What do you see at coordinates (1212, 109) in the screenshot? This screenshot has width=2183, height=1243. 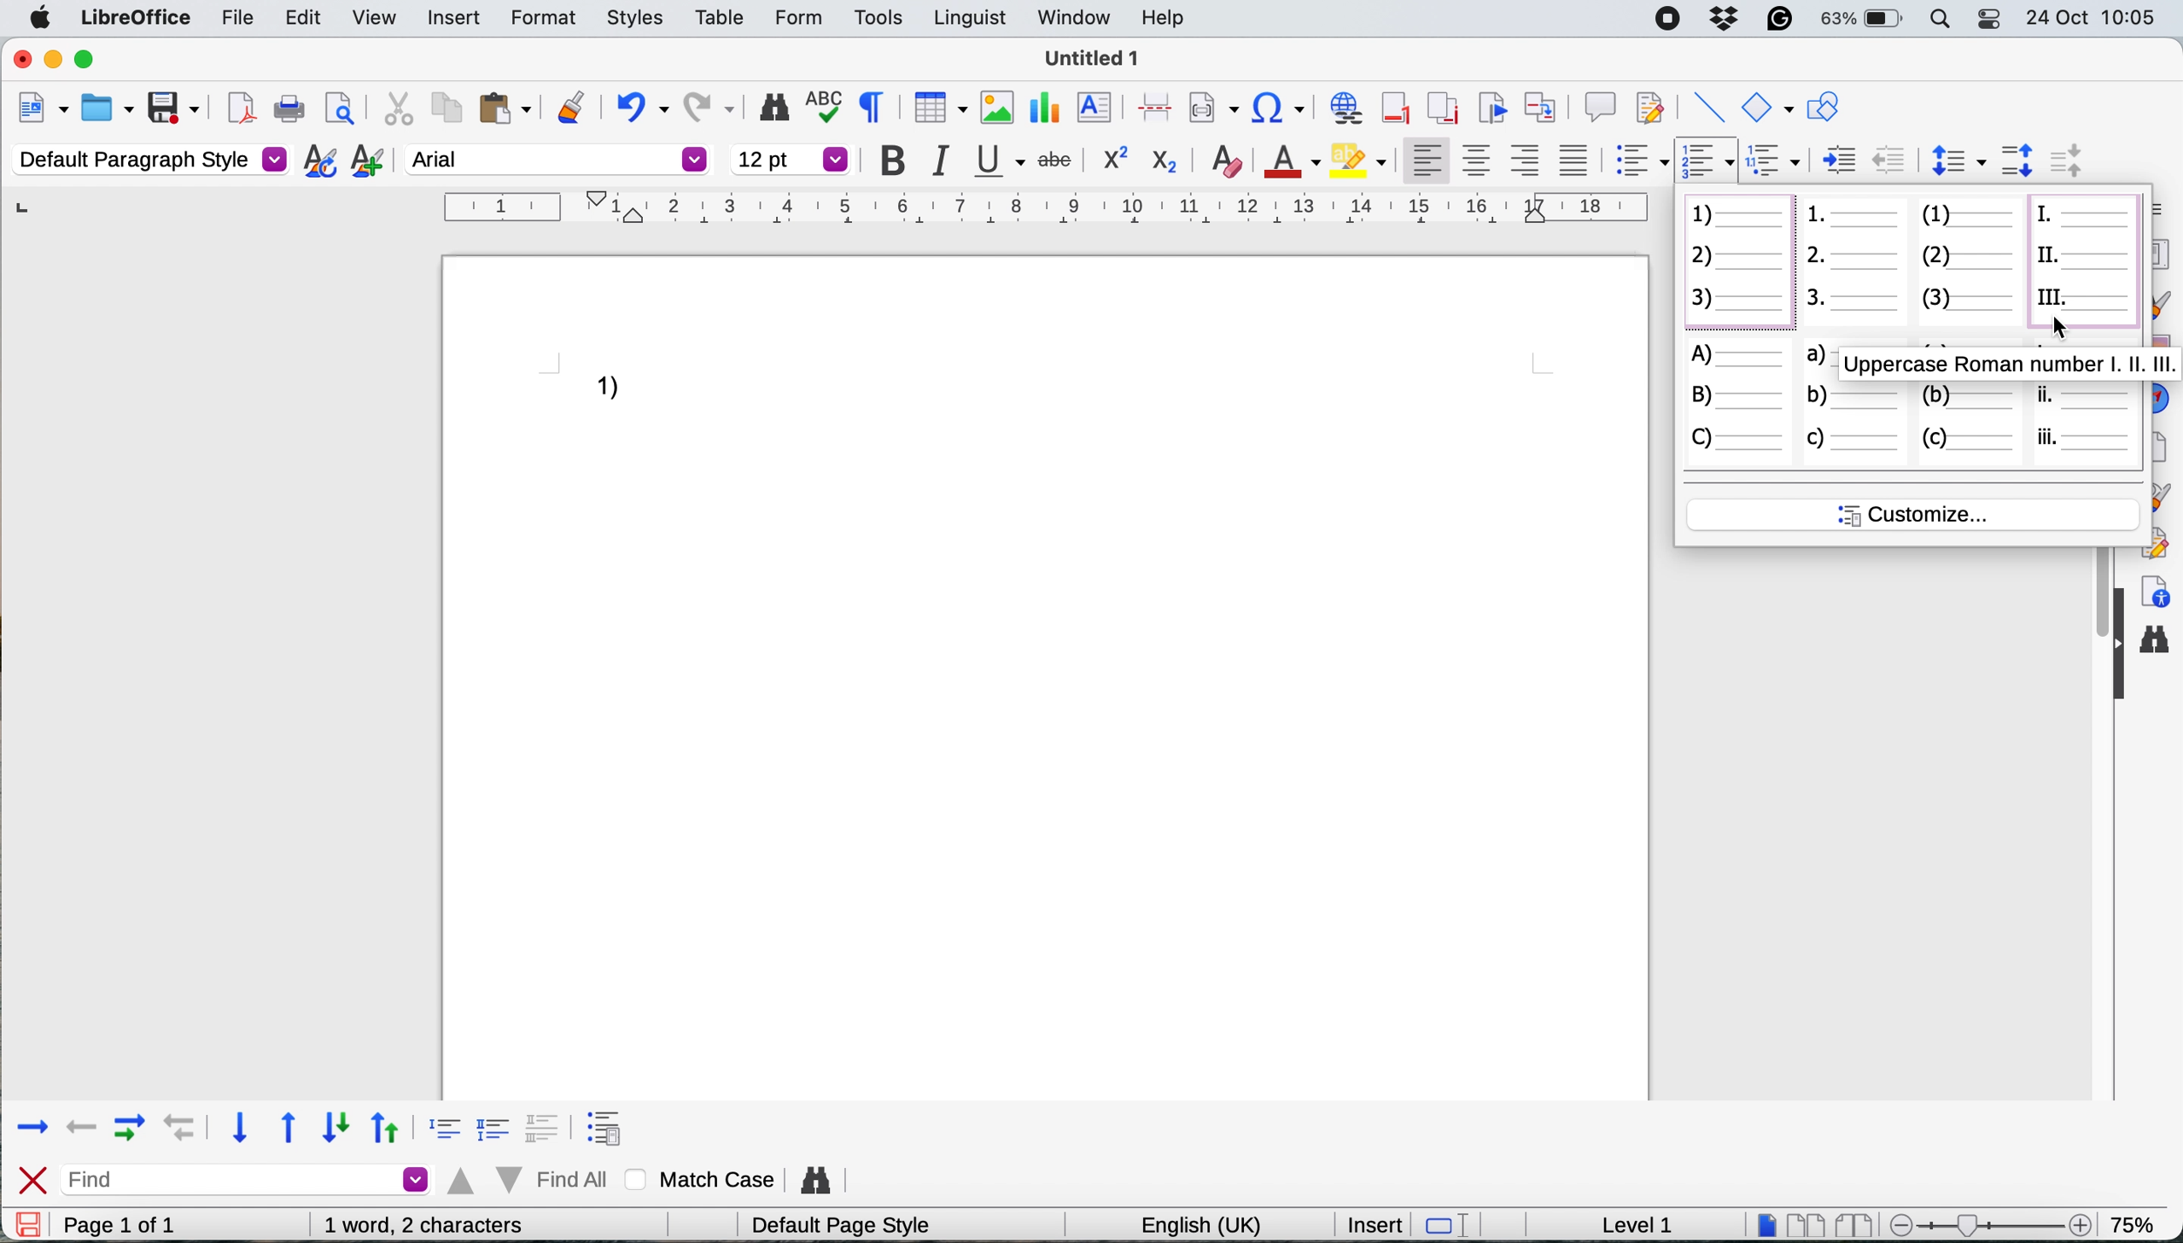 I see `insert field` at bounding box center [1212, 109].